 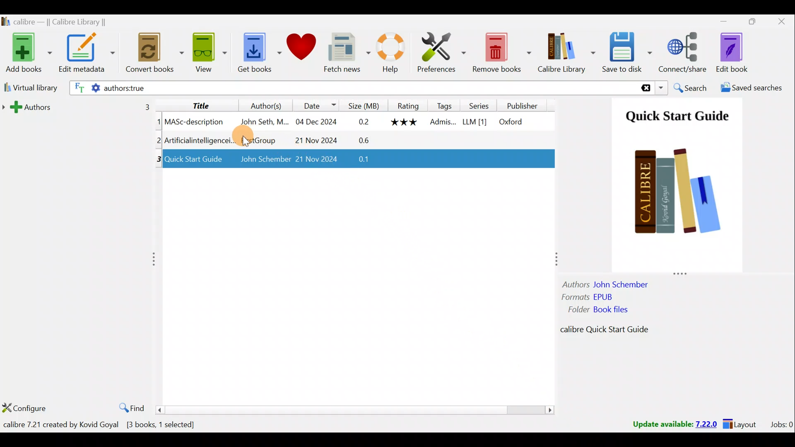 I want to click on Add books, so click(x=27, y=53).